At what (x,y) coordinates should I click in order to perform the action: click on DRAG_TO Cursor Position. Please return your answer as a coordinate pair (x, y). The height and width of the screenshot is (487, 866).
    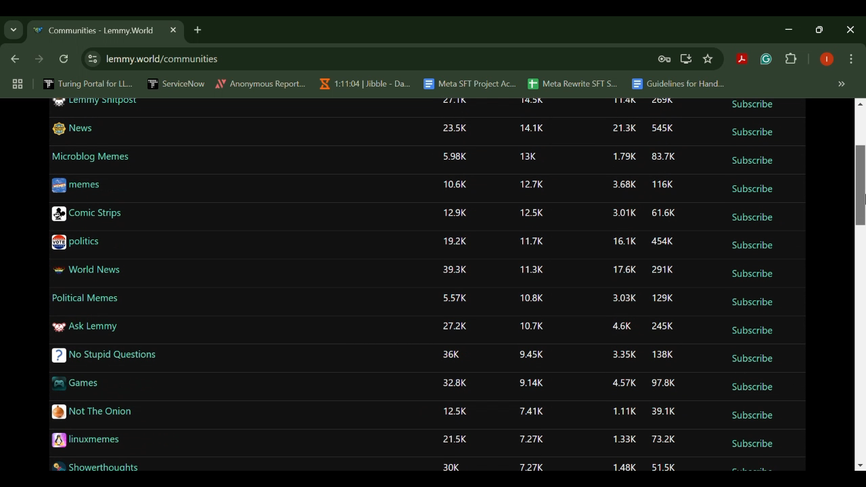
    Looking at the image, I should click on (861, 195).